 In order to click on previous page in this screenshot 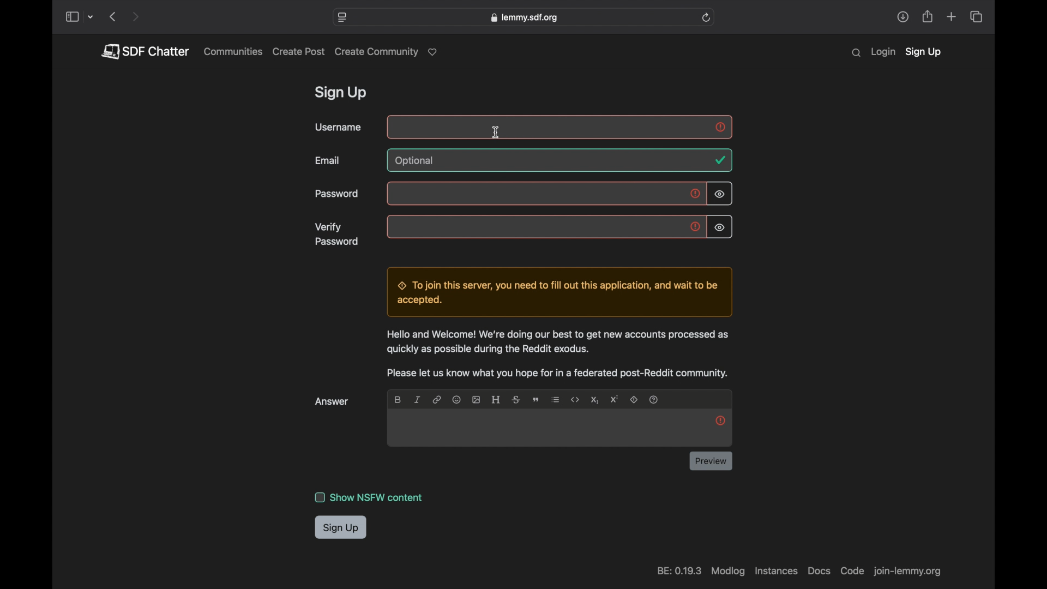, I will do `click(112, 16)`.